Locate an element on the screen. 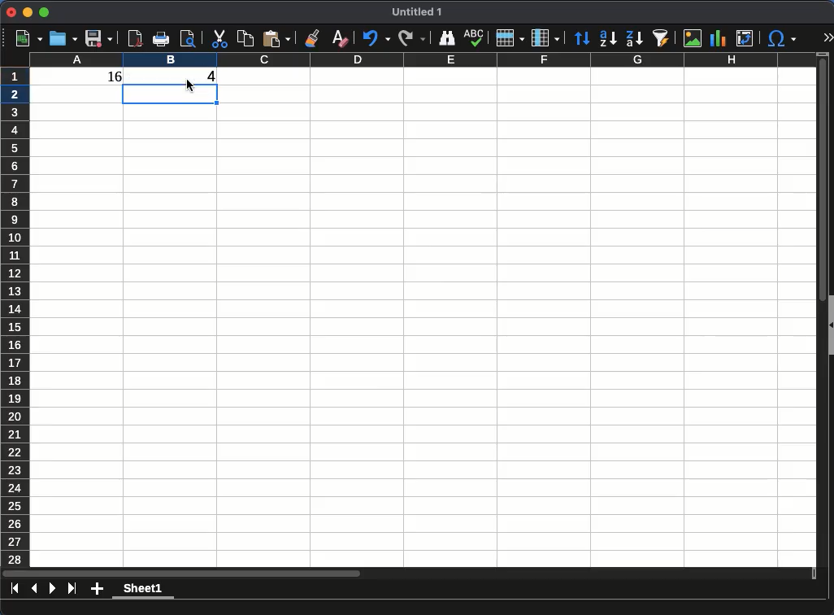  column is located at coordinates (420, 60).